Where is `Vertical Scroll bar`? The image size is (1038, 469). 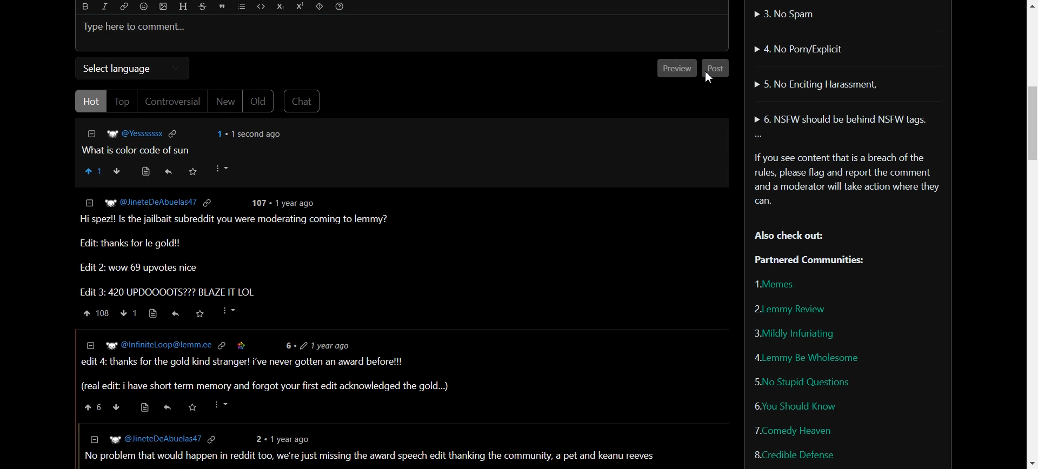 Vertical Scroll bar is located at coordinates (1029, 234).